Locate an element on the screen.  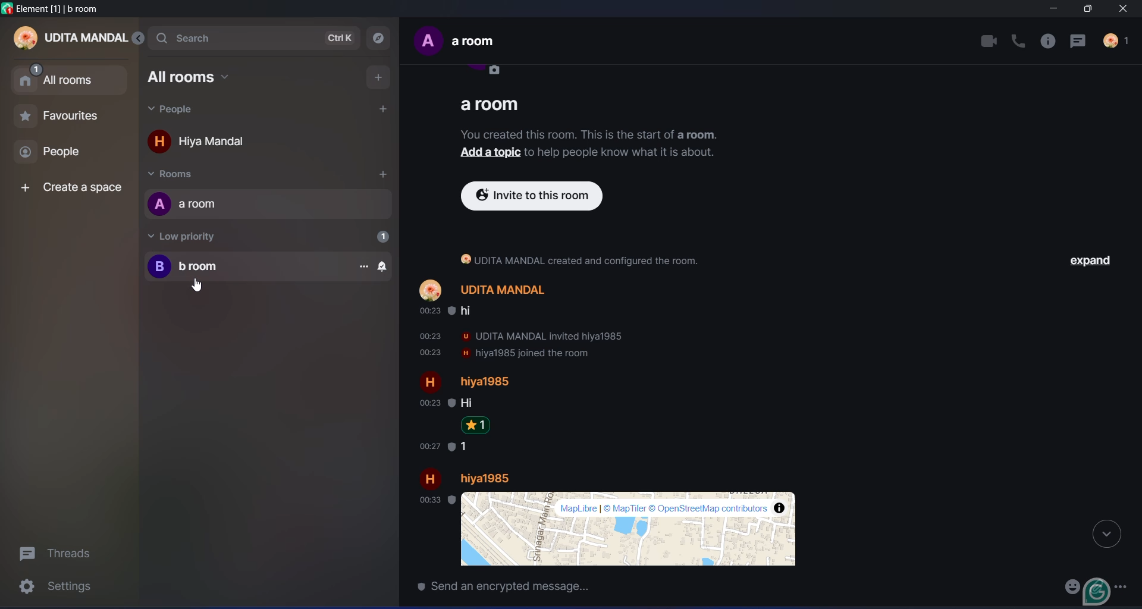
More option is located at coordinates (1125, 585).